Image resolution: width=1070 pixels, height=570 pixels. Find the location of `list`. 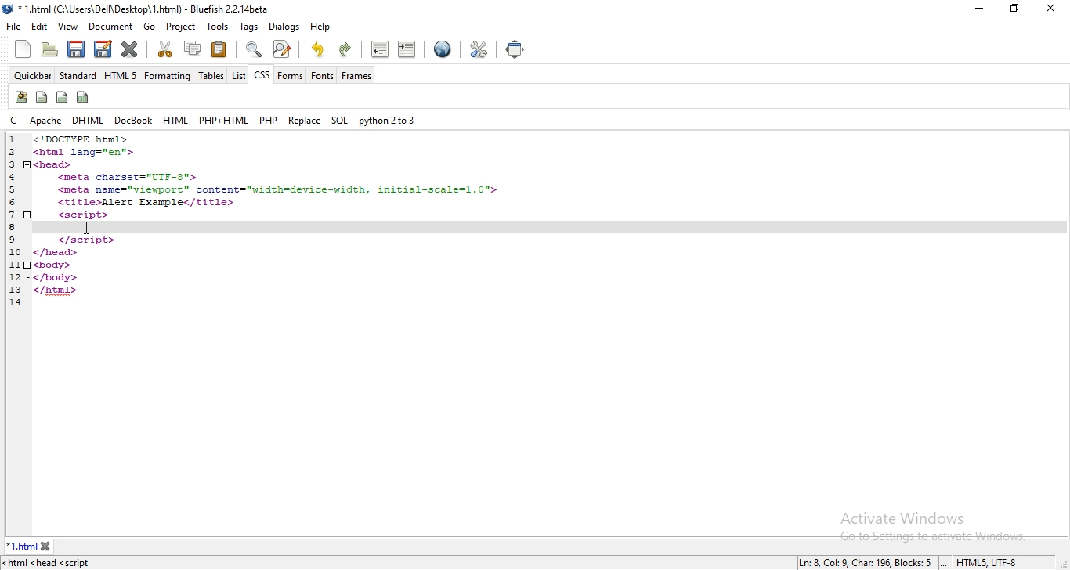

list is located at coordinates (237, 74).